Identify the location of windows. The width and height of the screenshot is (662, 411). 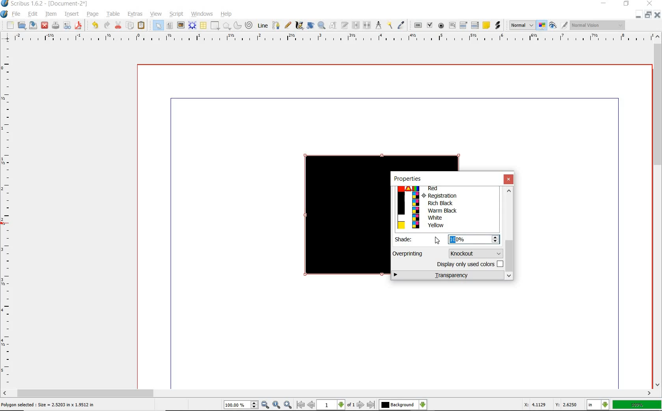
(201, 14).